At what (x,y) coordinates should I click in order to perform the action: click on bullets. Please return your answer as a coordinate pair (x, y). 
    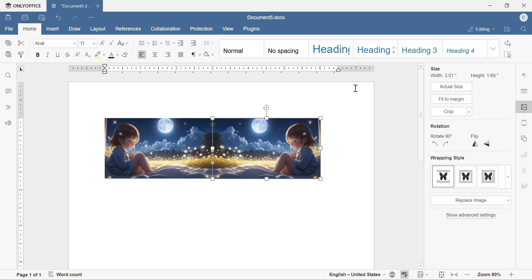
    Looking at the image, I should click on (144, 42).